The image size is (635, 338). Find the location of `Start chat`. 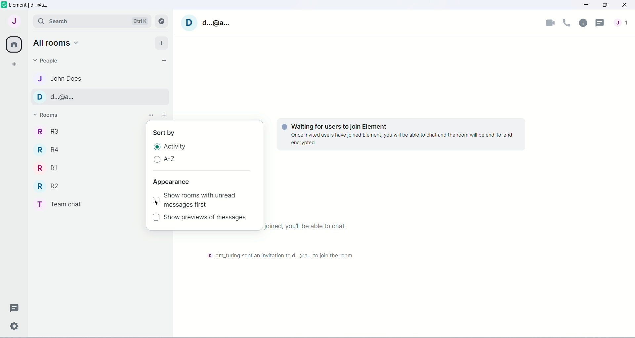

Start chat is located at coordinates (162, 61).